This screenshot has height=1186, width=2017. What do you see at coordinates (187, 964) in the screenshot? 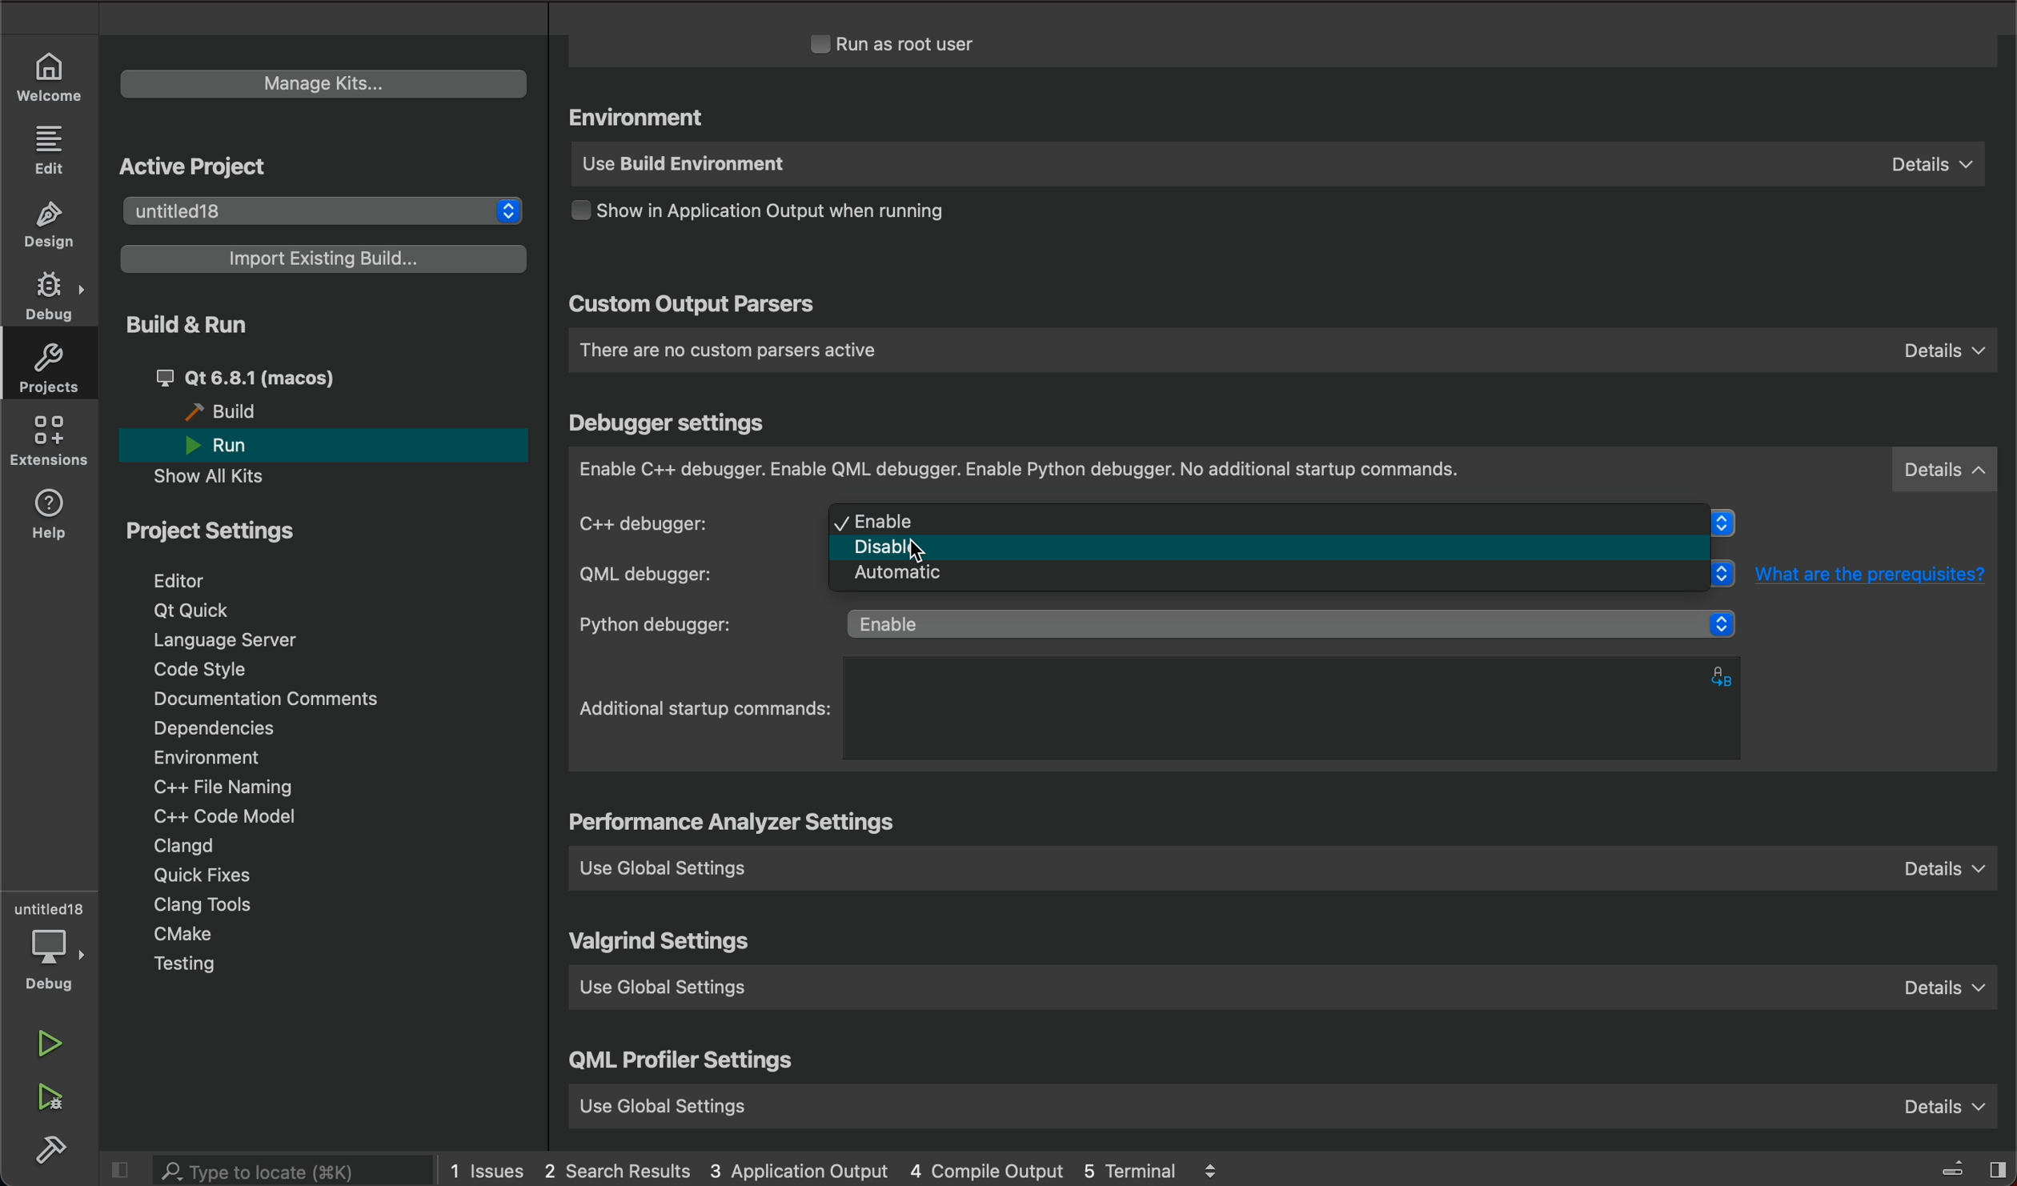
I see `testing` at bounding box center [187, 964].